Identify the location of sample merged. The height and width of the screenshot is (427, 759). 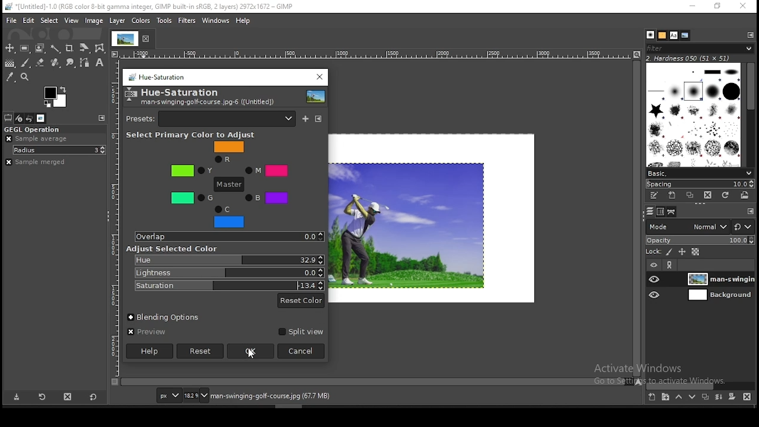
(37, 162).